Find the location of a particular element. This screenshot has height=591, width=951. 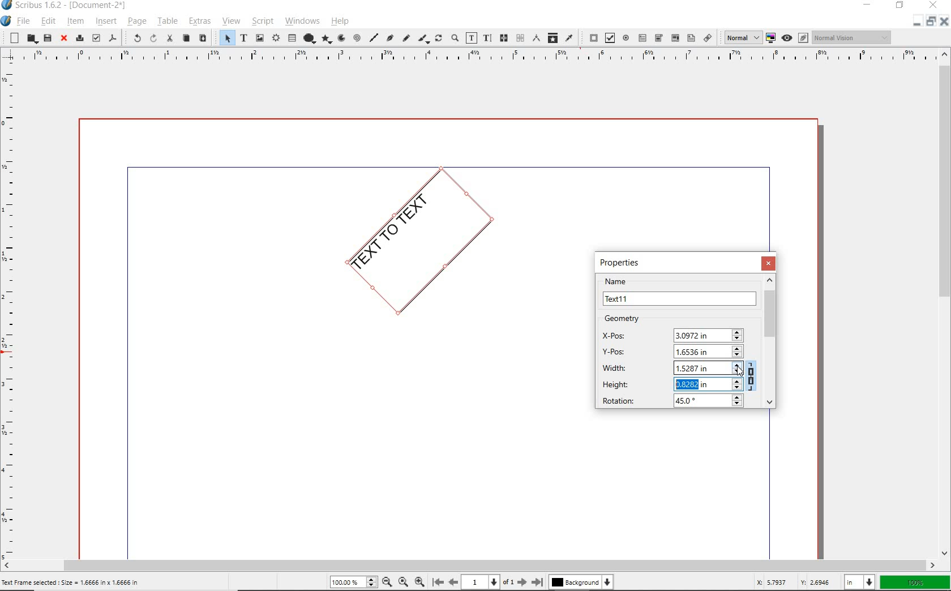

zoom factor is located at coordinates (915, 583).